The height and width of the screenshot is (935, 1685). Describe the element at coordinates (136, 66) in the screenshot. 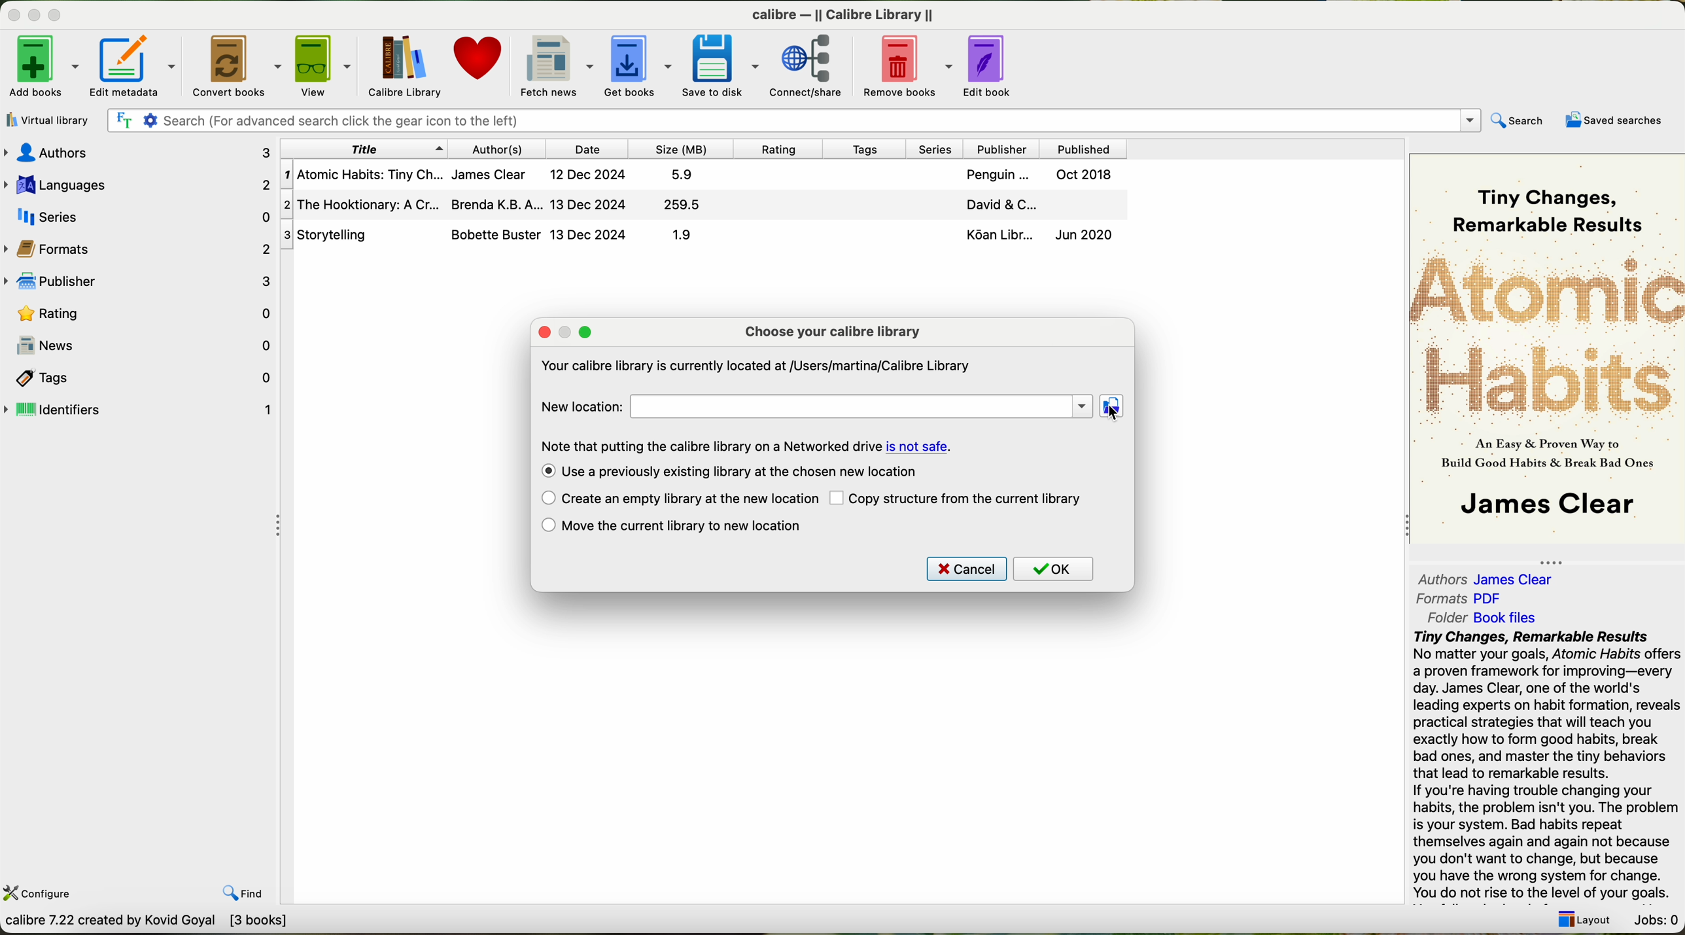

I see `edit metadata` at that location.